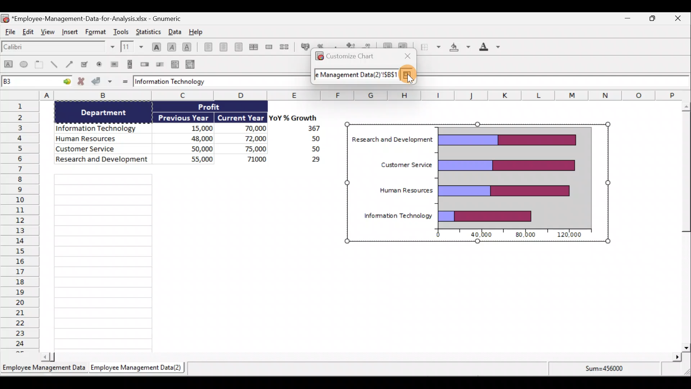 The image size is (691, 389). I want to click on close, so click(409, 55).